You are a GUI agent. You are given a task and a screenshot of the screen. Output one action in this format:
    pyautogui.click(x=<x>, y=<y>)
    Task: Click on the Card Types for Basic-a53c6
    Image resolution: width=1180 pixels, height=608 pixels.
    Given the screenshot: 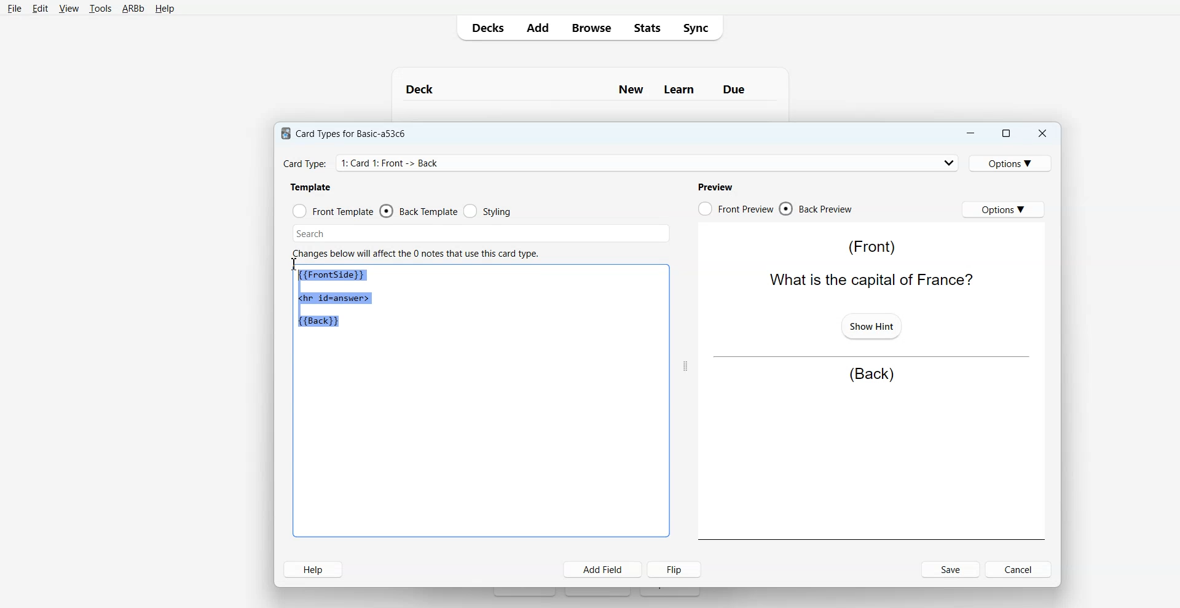 What is the action you would take?
    pyautogui.click(x=344, y=133)
    